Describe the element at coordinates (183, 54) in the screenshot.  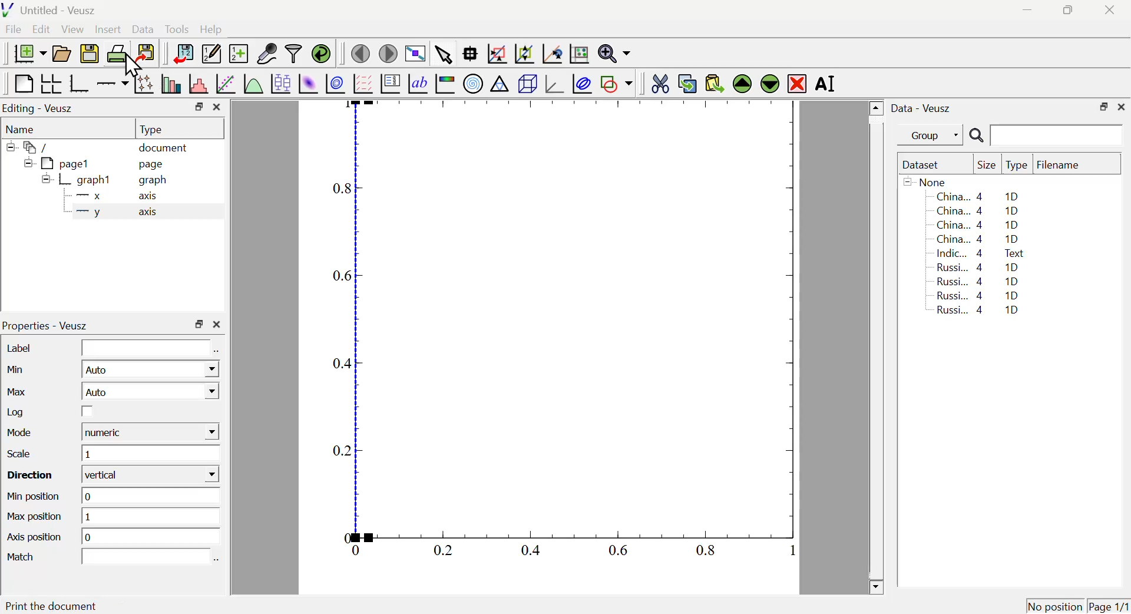
I see `Import Data` at that location.